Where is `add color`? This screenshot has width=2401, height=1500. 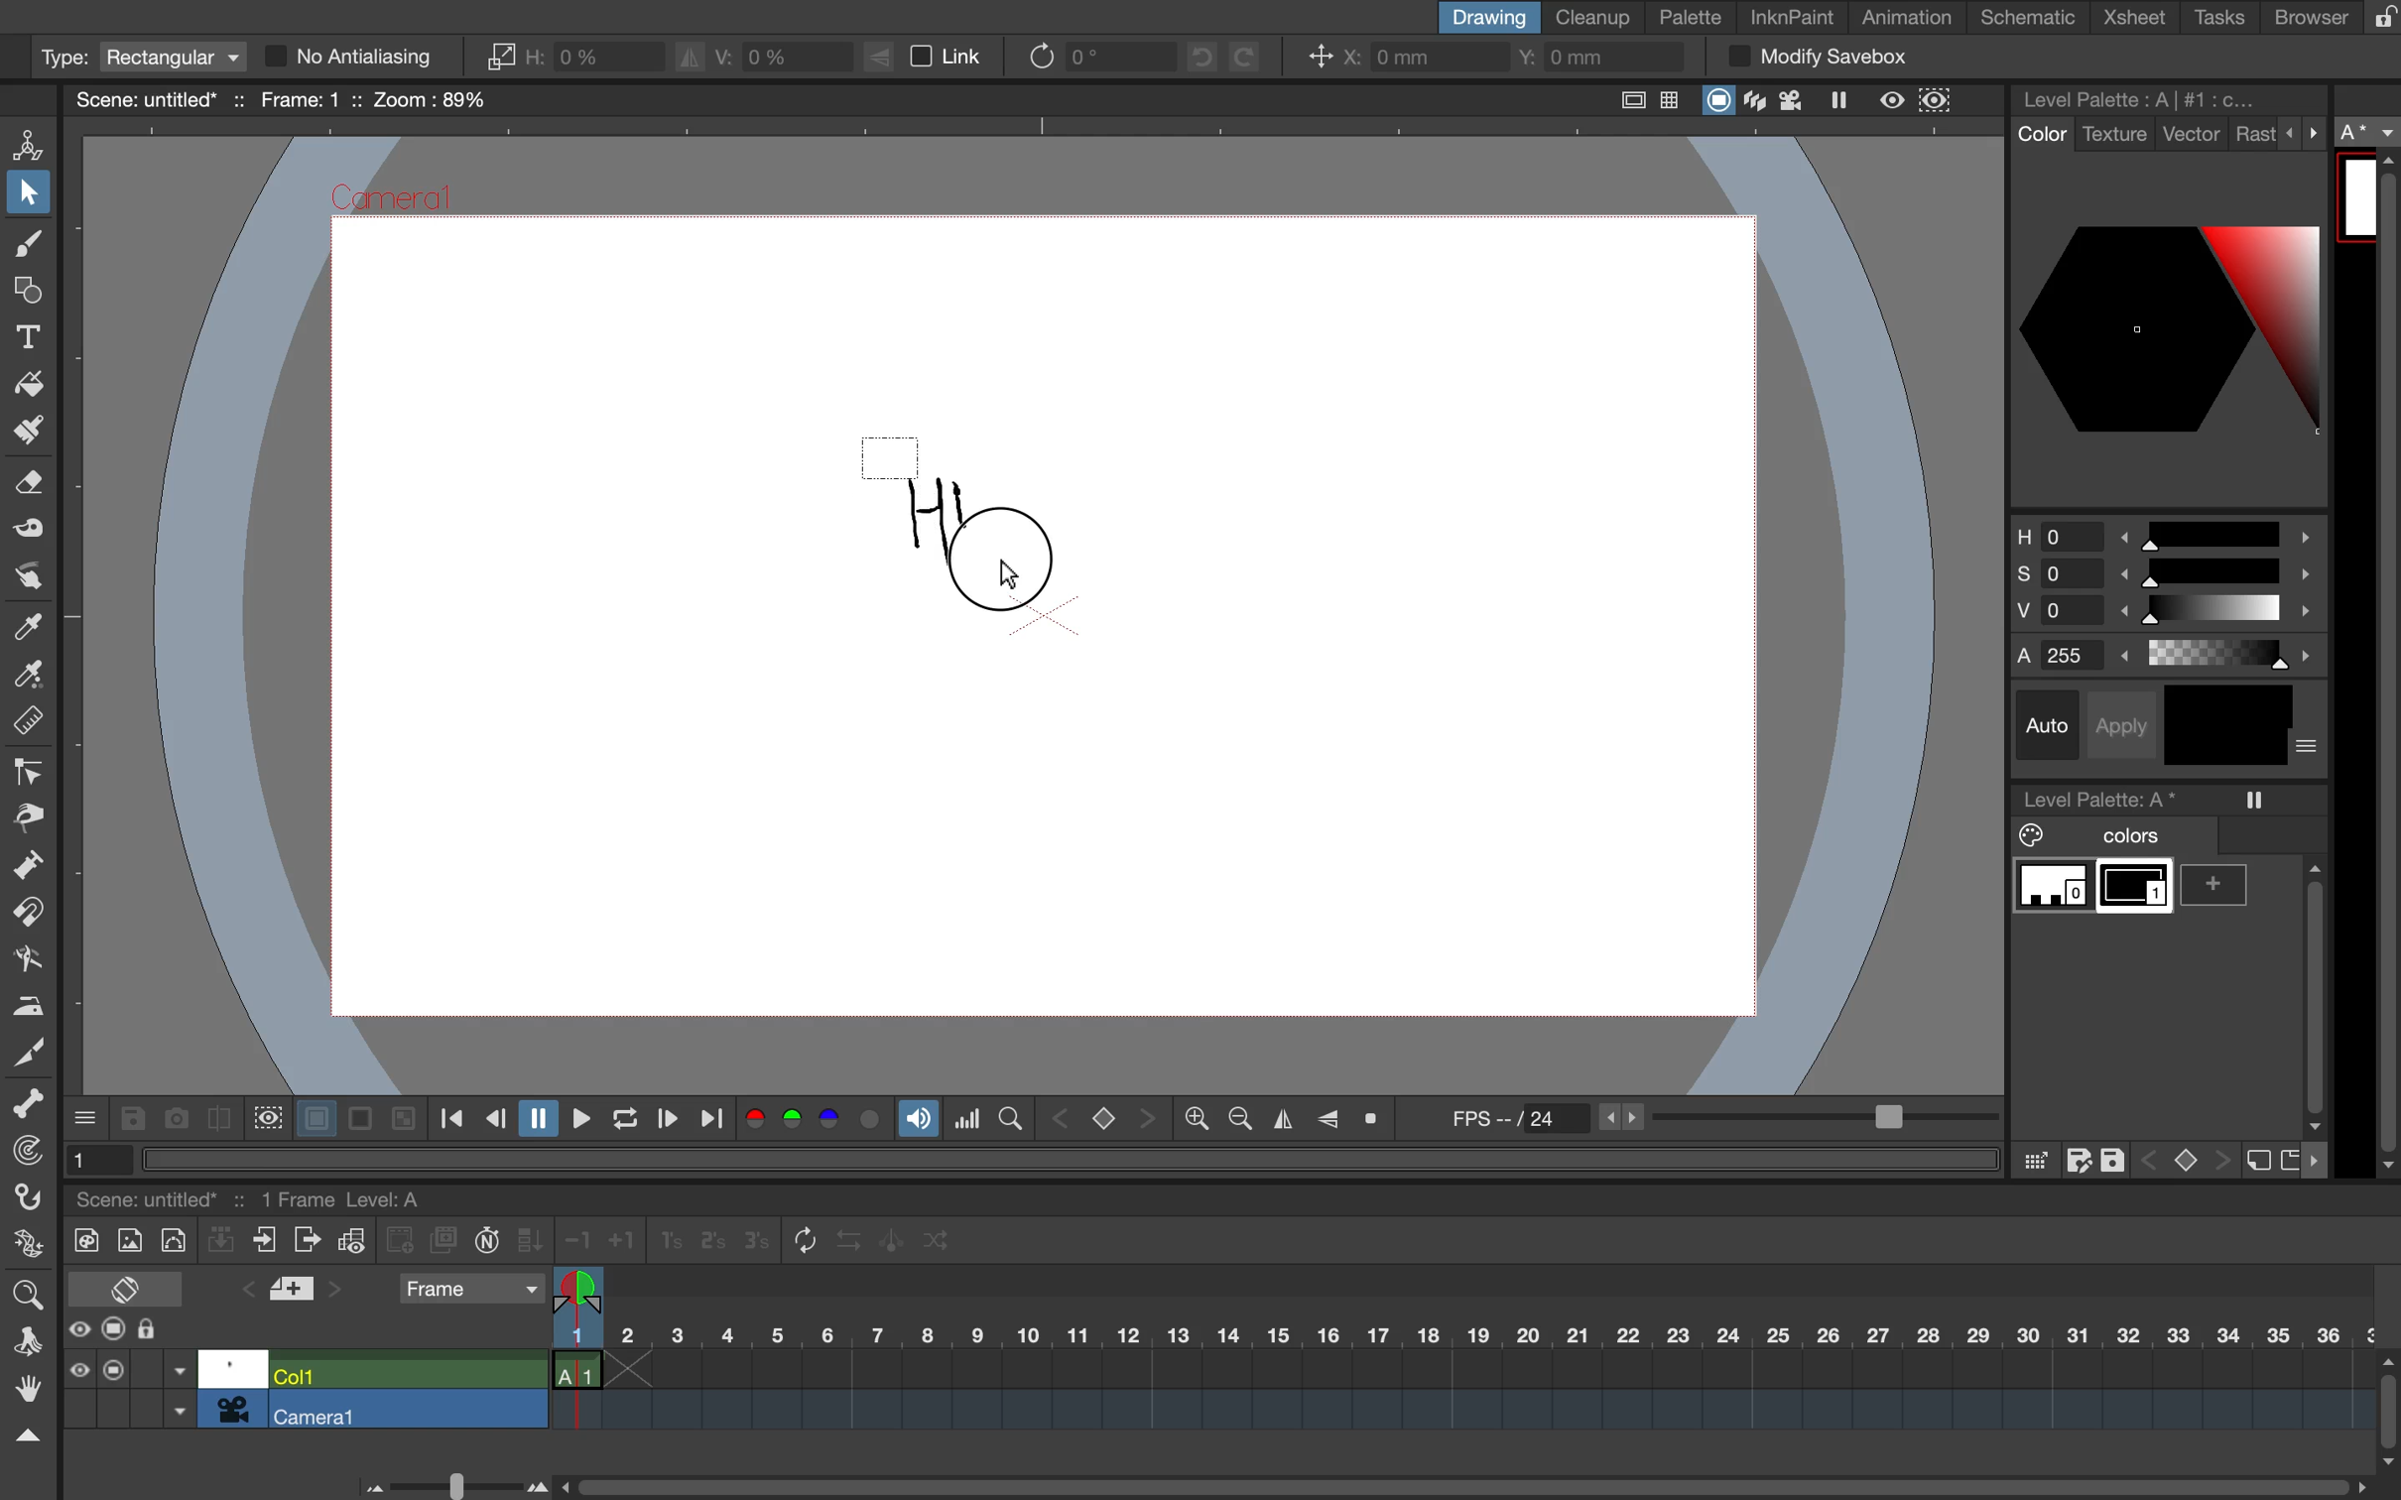
add color is located at coordinates (2221, 885).